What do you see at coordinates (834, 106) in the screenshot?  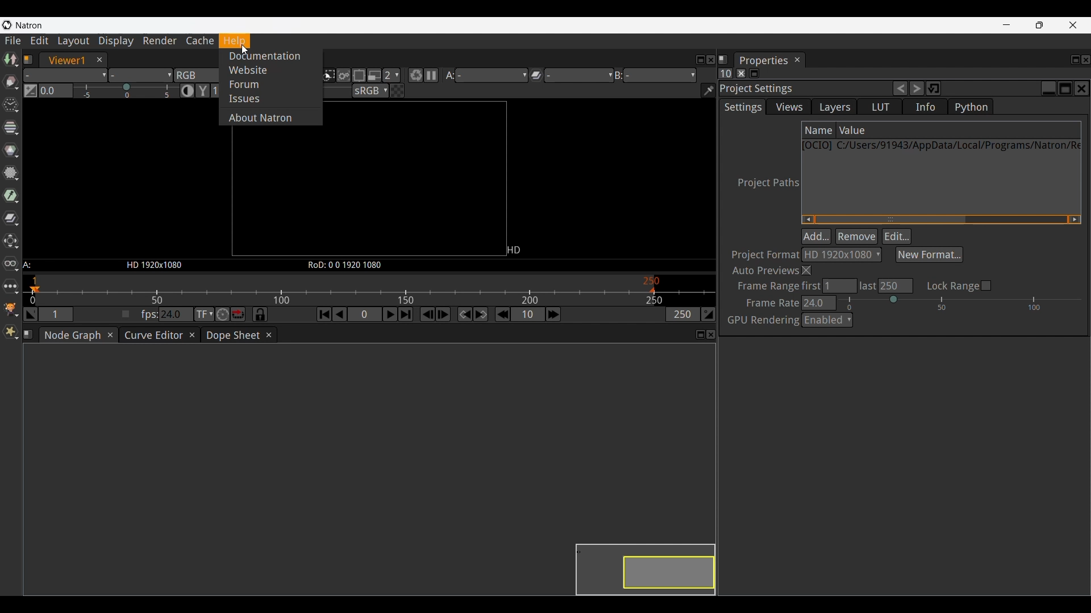 I see `Layers settings` at bounding box center [834, 106].